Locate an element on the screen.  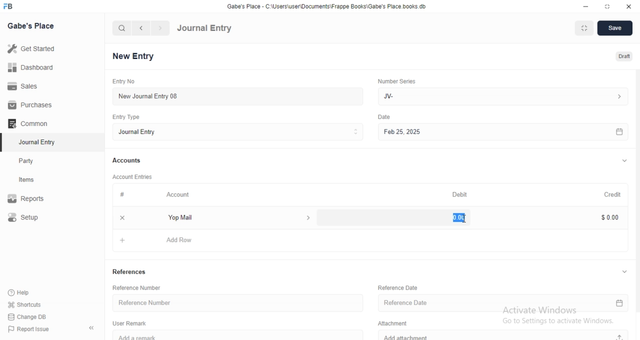
Get Started is located at coordinates (34, 50).